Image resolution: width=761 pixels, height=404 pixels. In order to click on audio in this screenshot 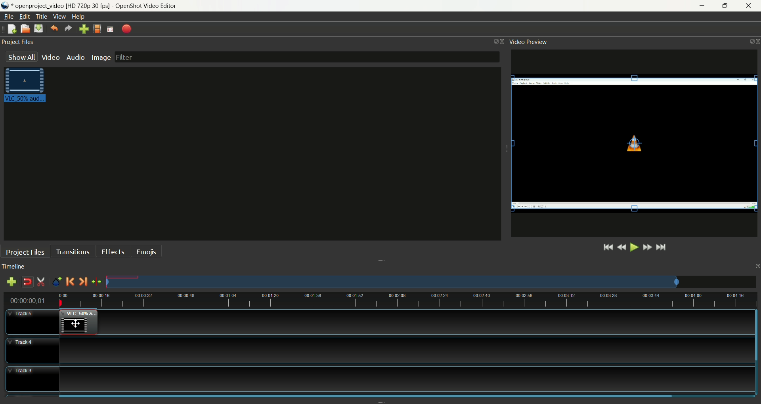, I will do `click(75, 57)`.